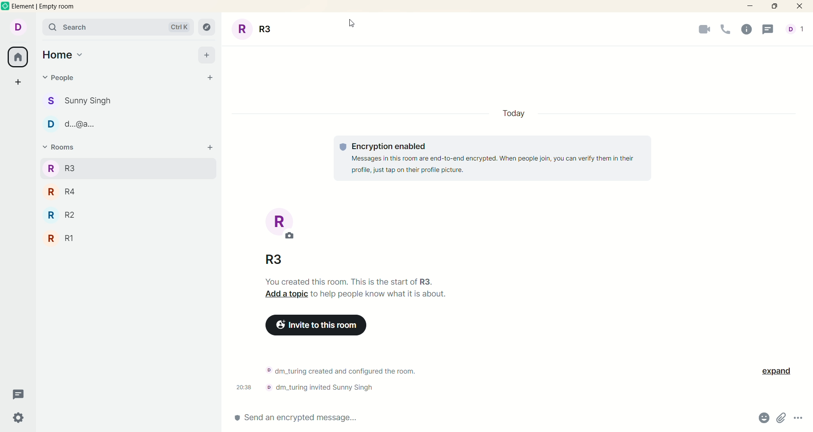 The width and height of the screenshot is (813, 432). What do you see at coordinates (725, 30) in the screenshot?
I see `voice call` at bounding box center [725, 30].